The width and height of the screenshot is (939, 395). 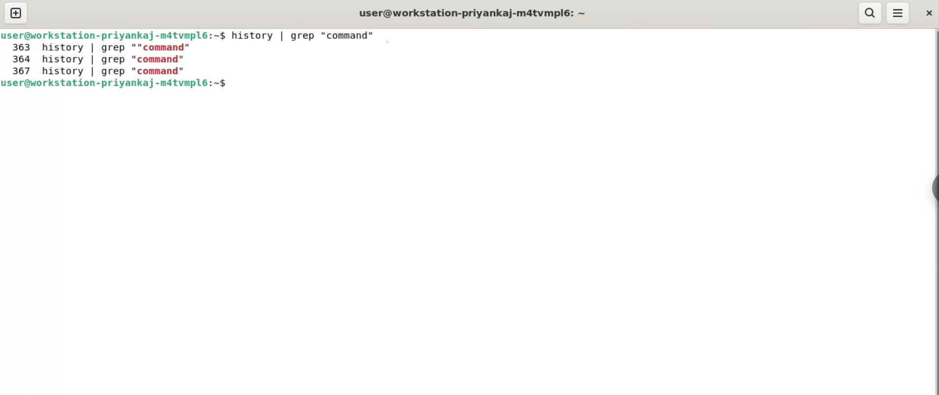 What do you see at coordinates (926, 13) in the screenshot?
I see `close` at bounding box center [926, 13].